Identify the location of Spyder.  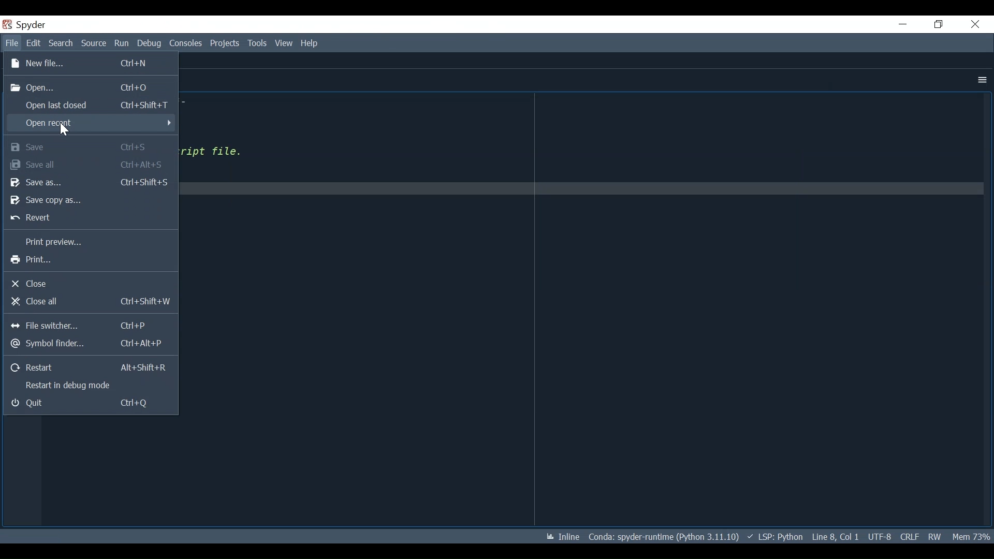
(33, 24).